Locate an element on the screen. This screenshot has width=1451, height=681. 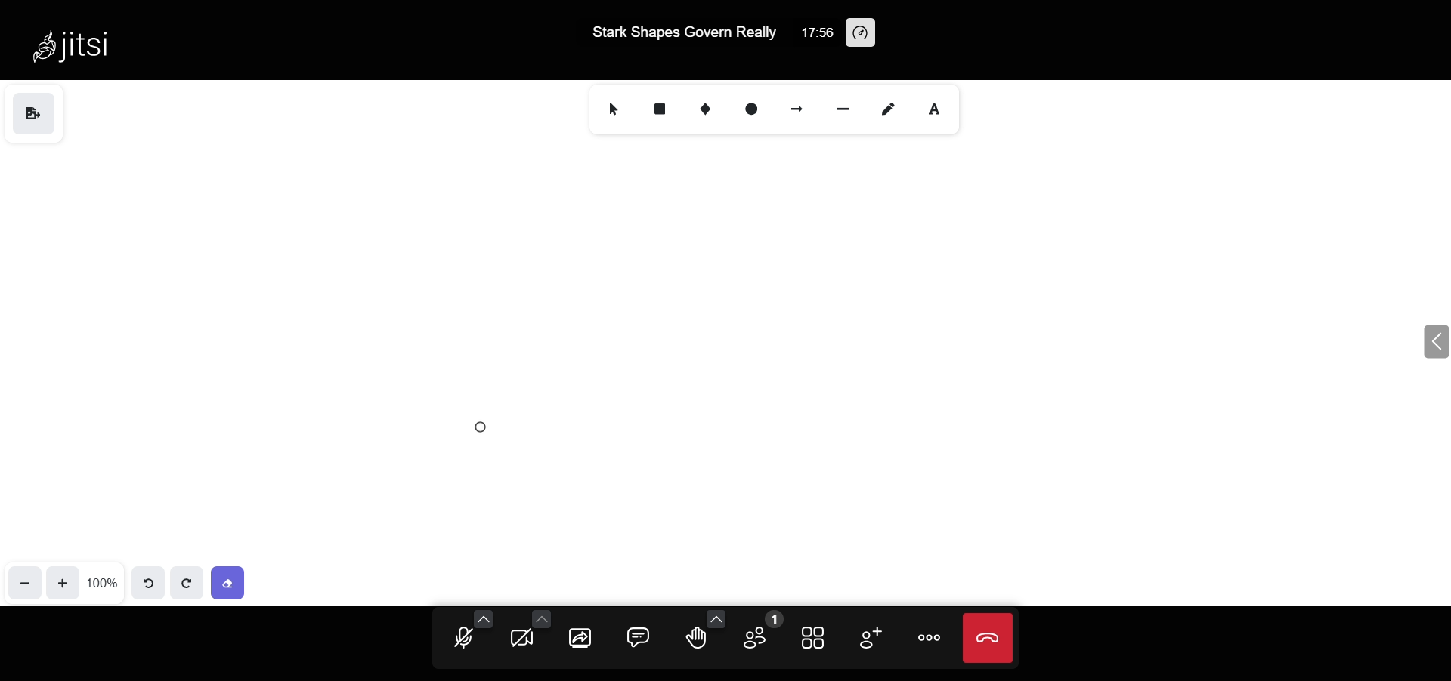
eraser cursor is located at coordinates (491, 430).